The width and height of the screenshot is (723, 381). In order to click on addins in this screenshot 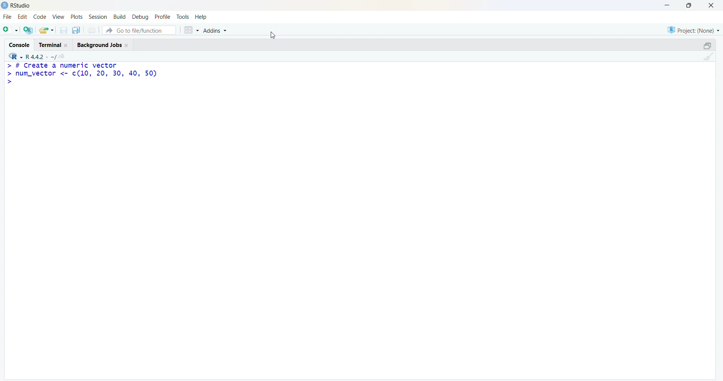, I will do `click(215, 31)`.